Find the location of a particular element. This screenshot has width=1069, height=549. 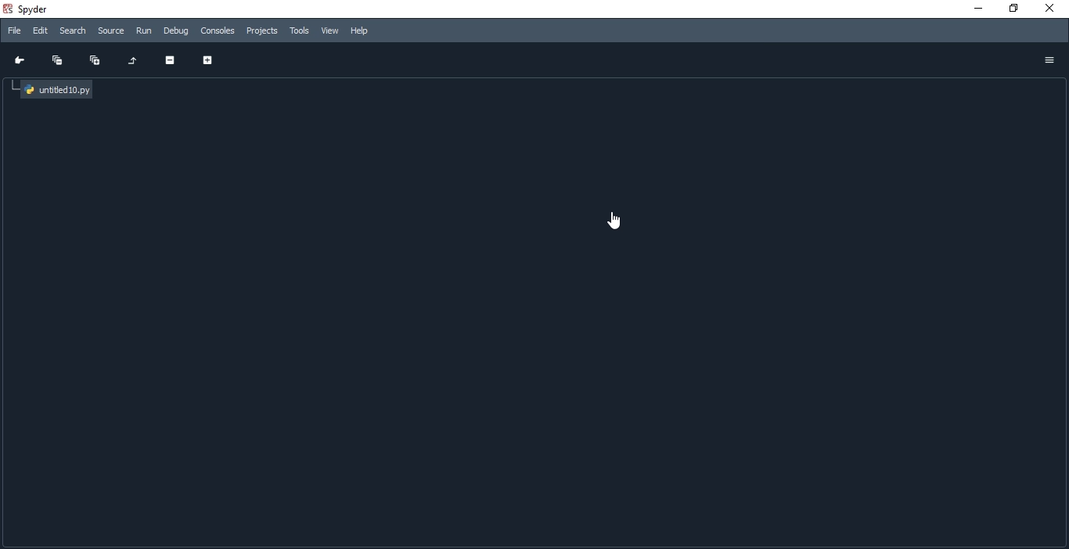

Collapse section is located at coordinates (170, 62).